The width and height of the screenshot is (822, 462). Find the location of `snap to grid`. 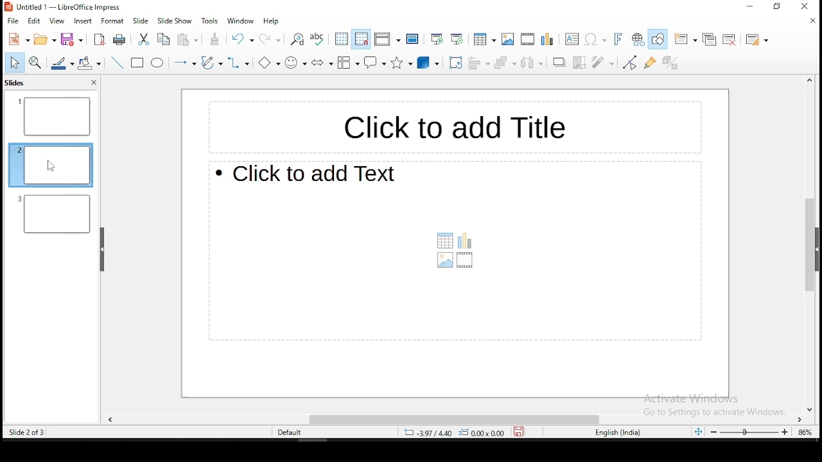

snap to grid is located at coordinates (360, 40).